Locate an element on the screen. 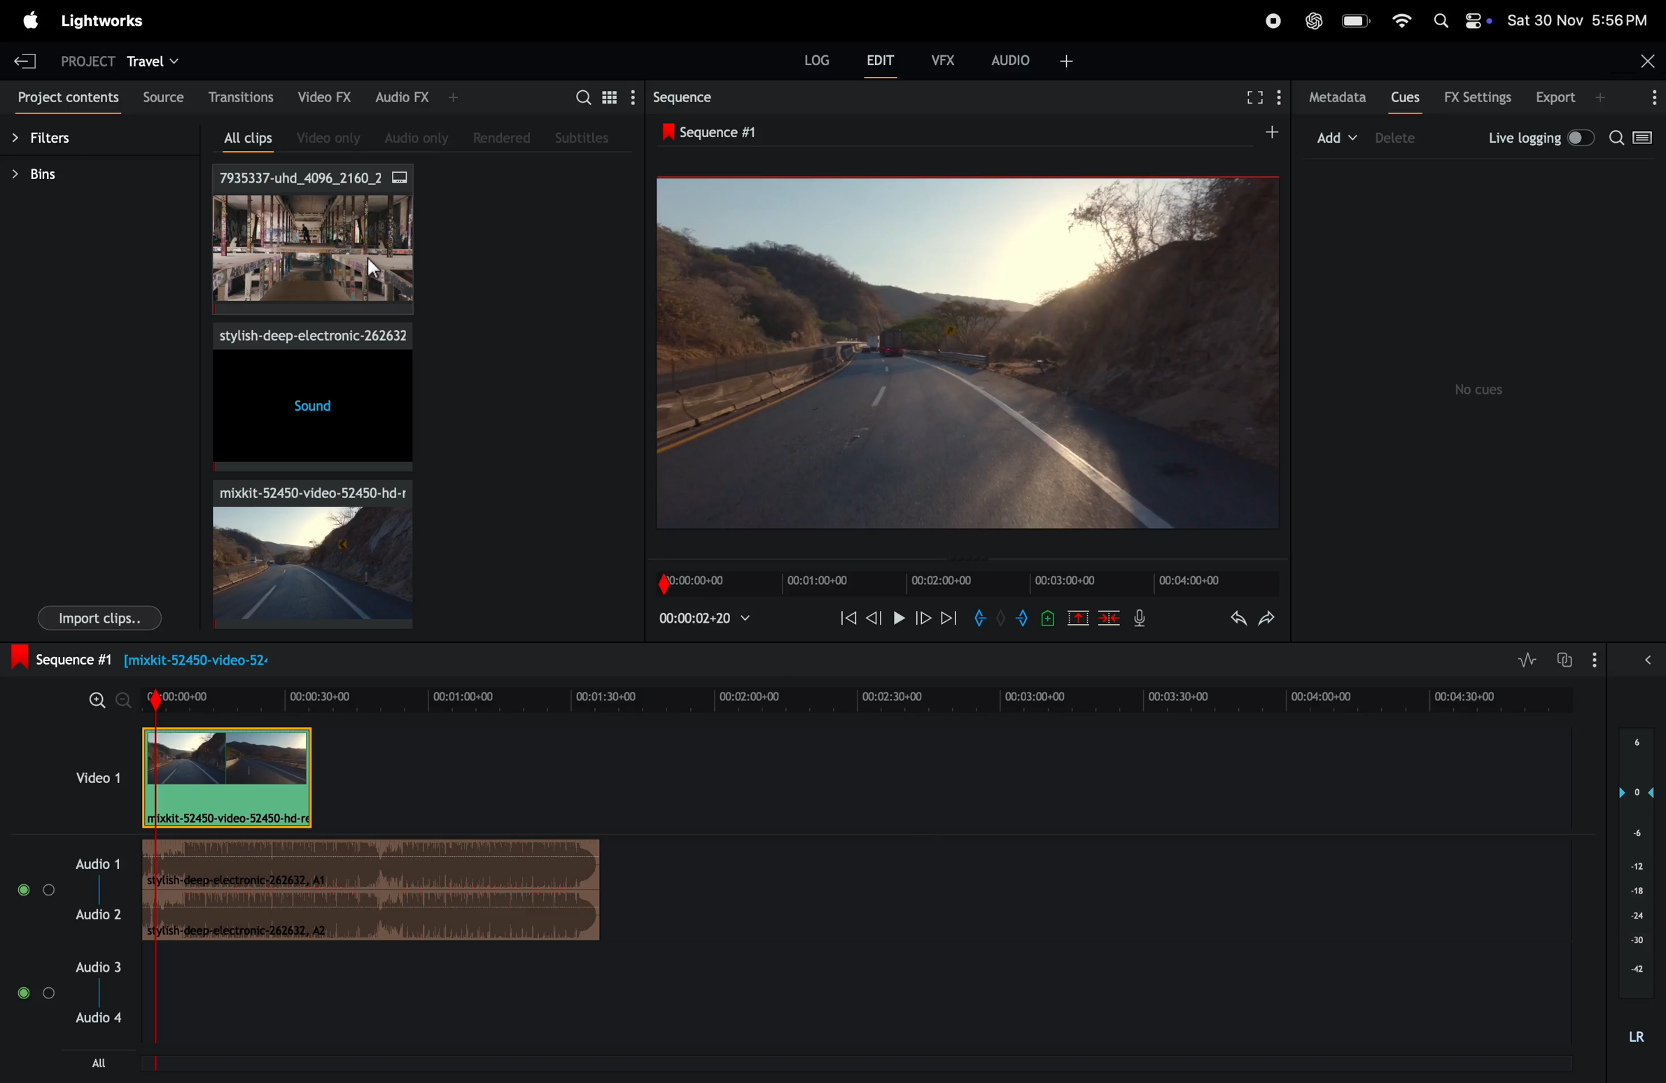 The width and height of the screenshot is (1666, 1083). toggle audio editing levels is located at coordinates (1522, 659).